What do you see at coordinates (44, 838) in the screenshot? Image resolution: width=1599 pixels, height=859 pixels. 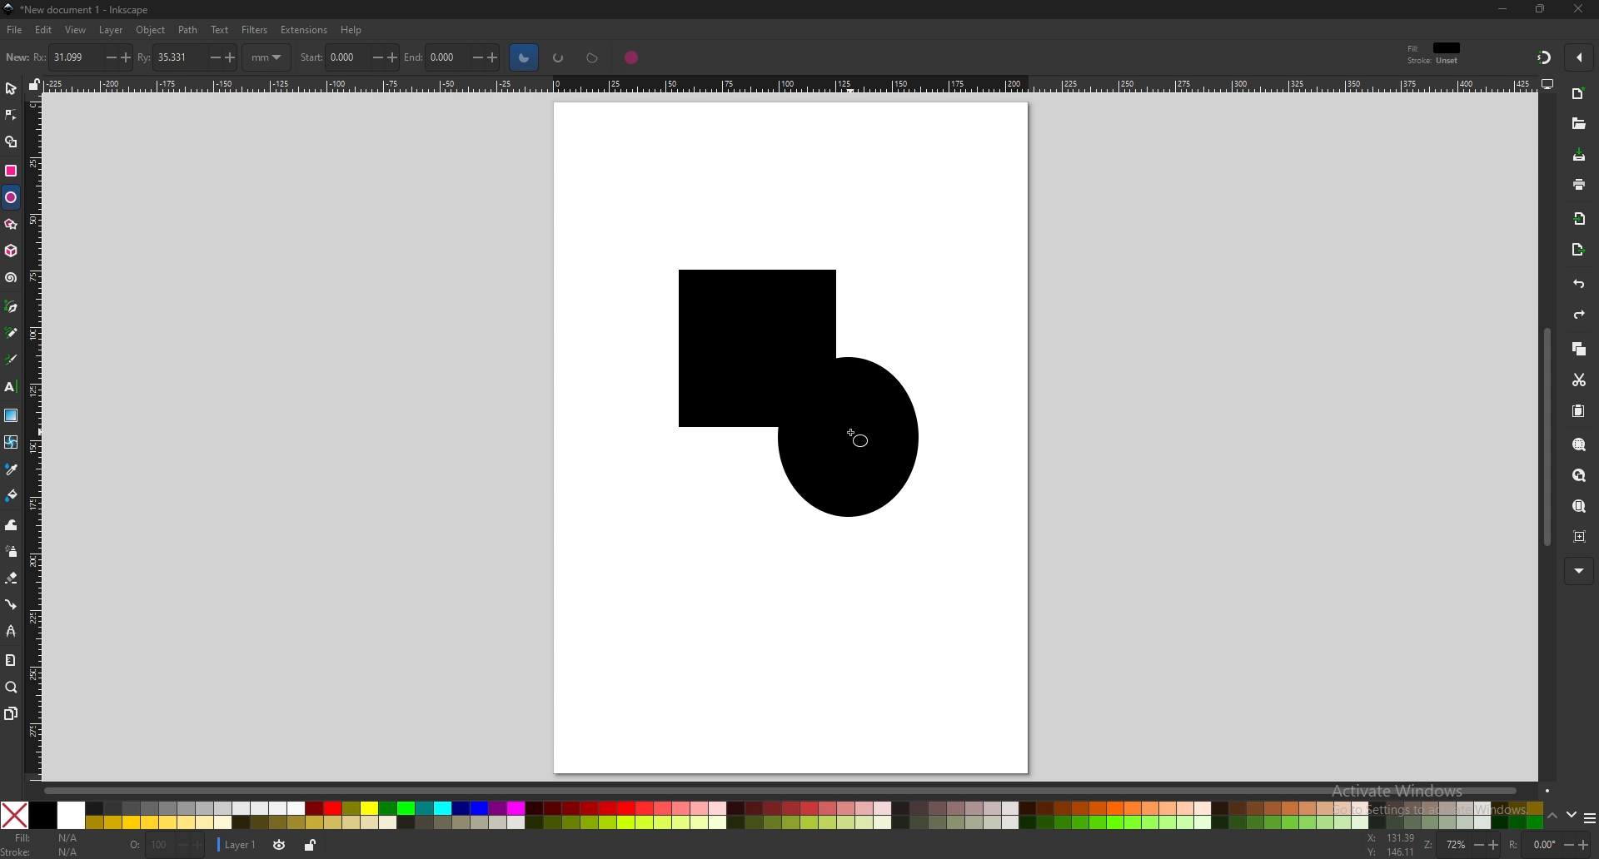 I see `fill` at bounding box center [44, 838].